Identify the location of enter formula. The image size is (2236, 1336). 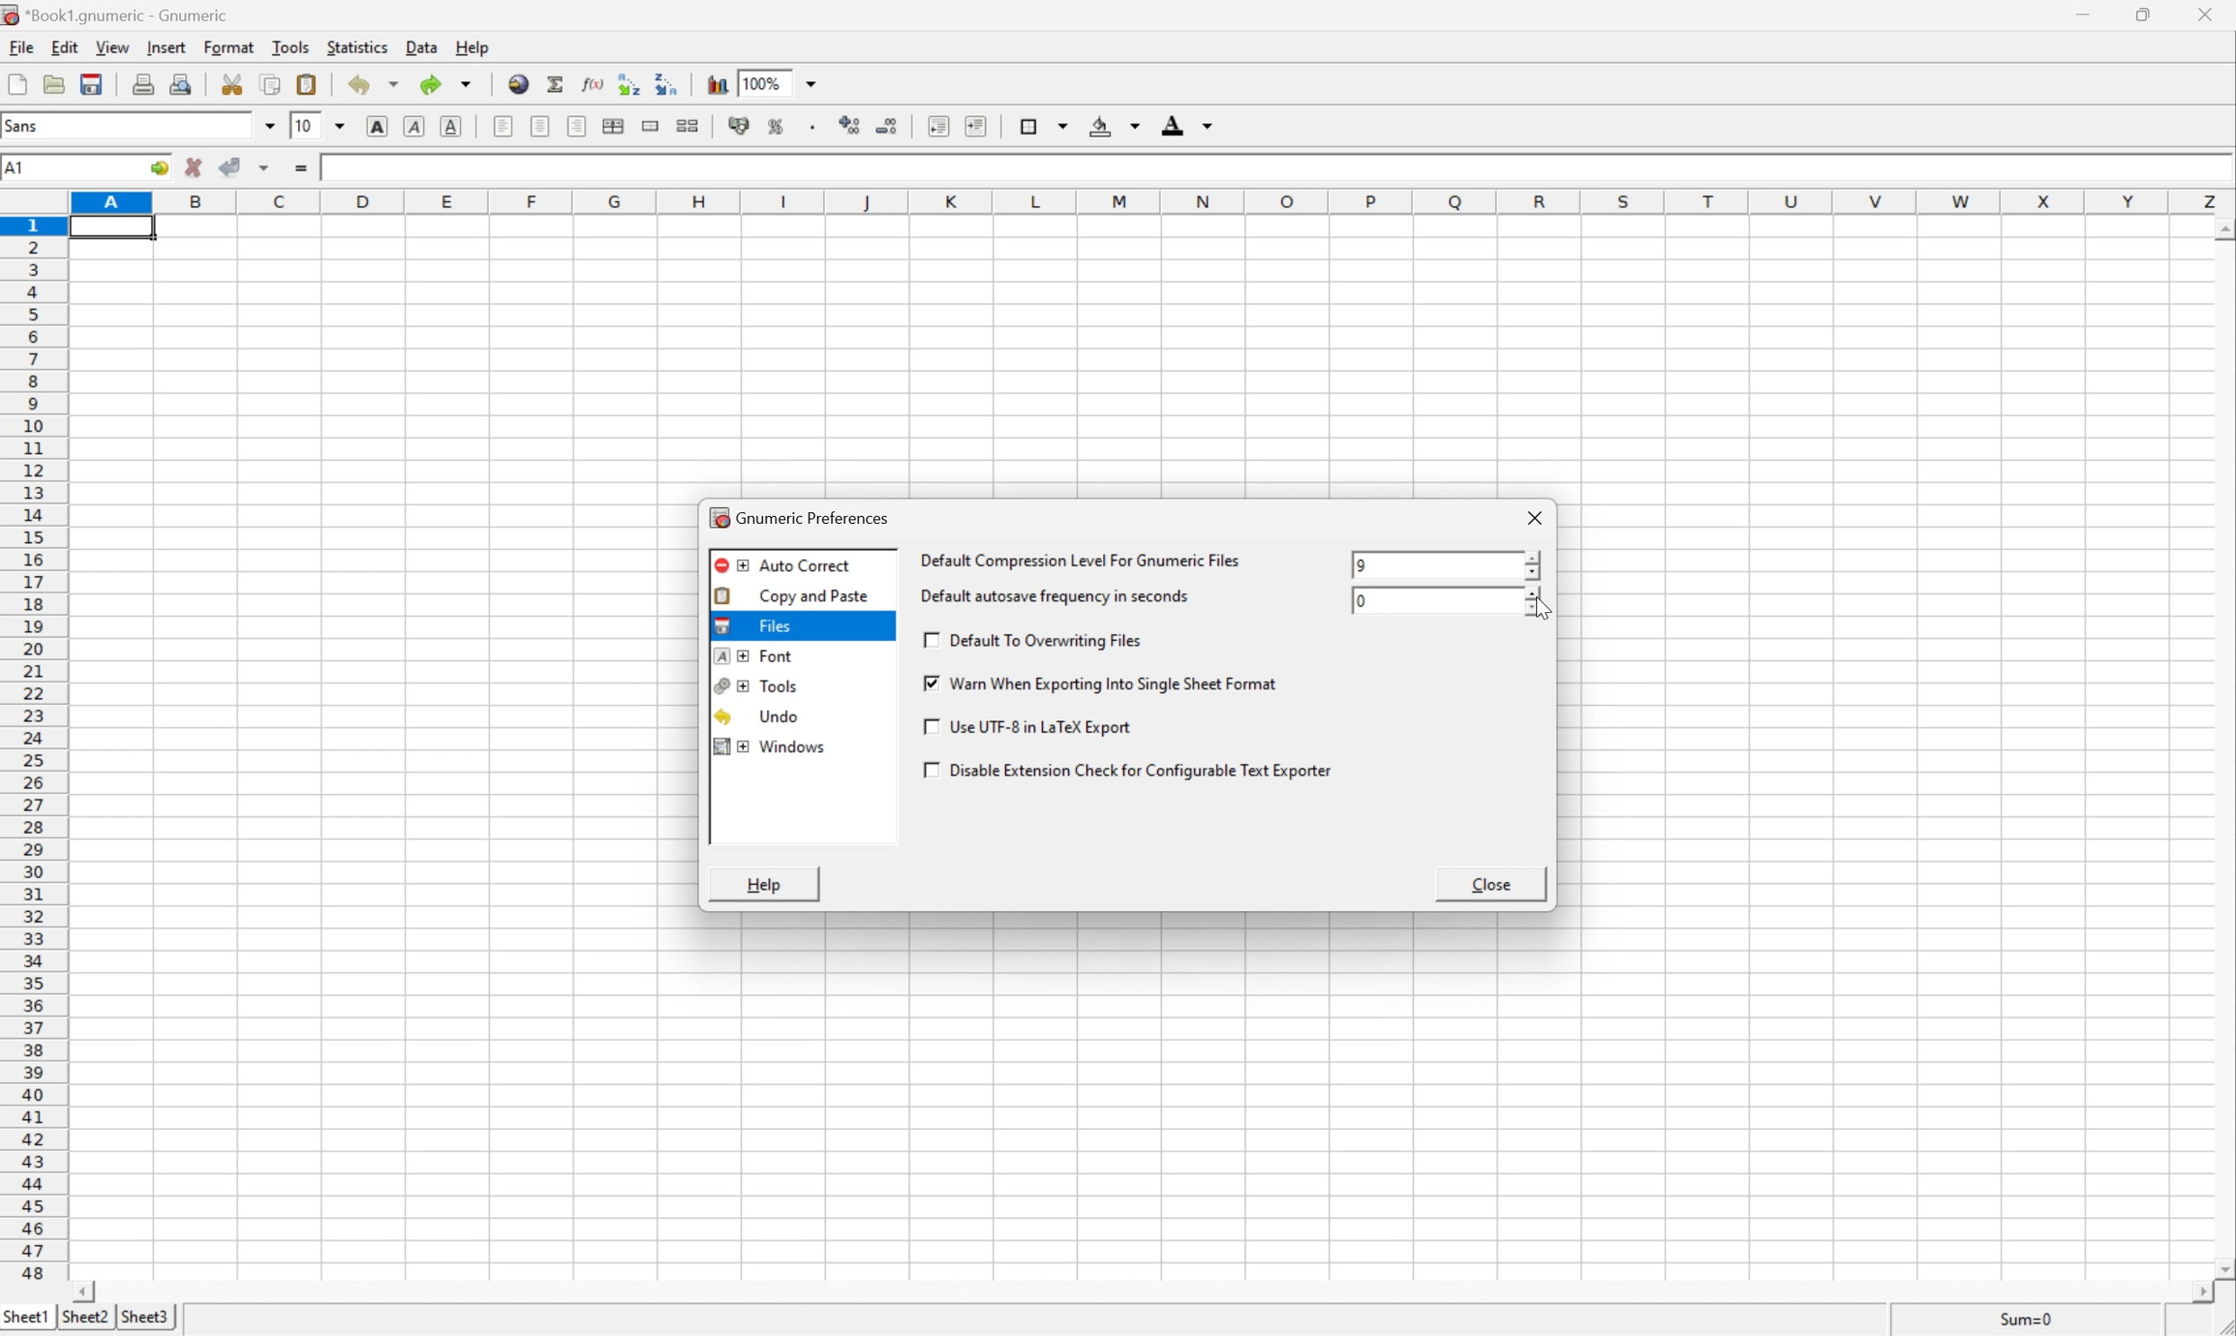
(308, 165).